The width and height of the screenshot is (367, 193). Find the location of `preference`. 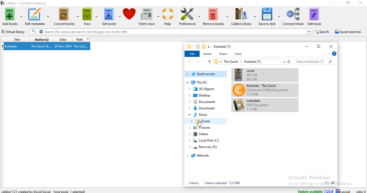

preference is located at coordinates (188, 17).